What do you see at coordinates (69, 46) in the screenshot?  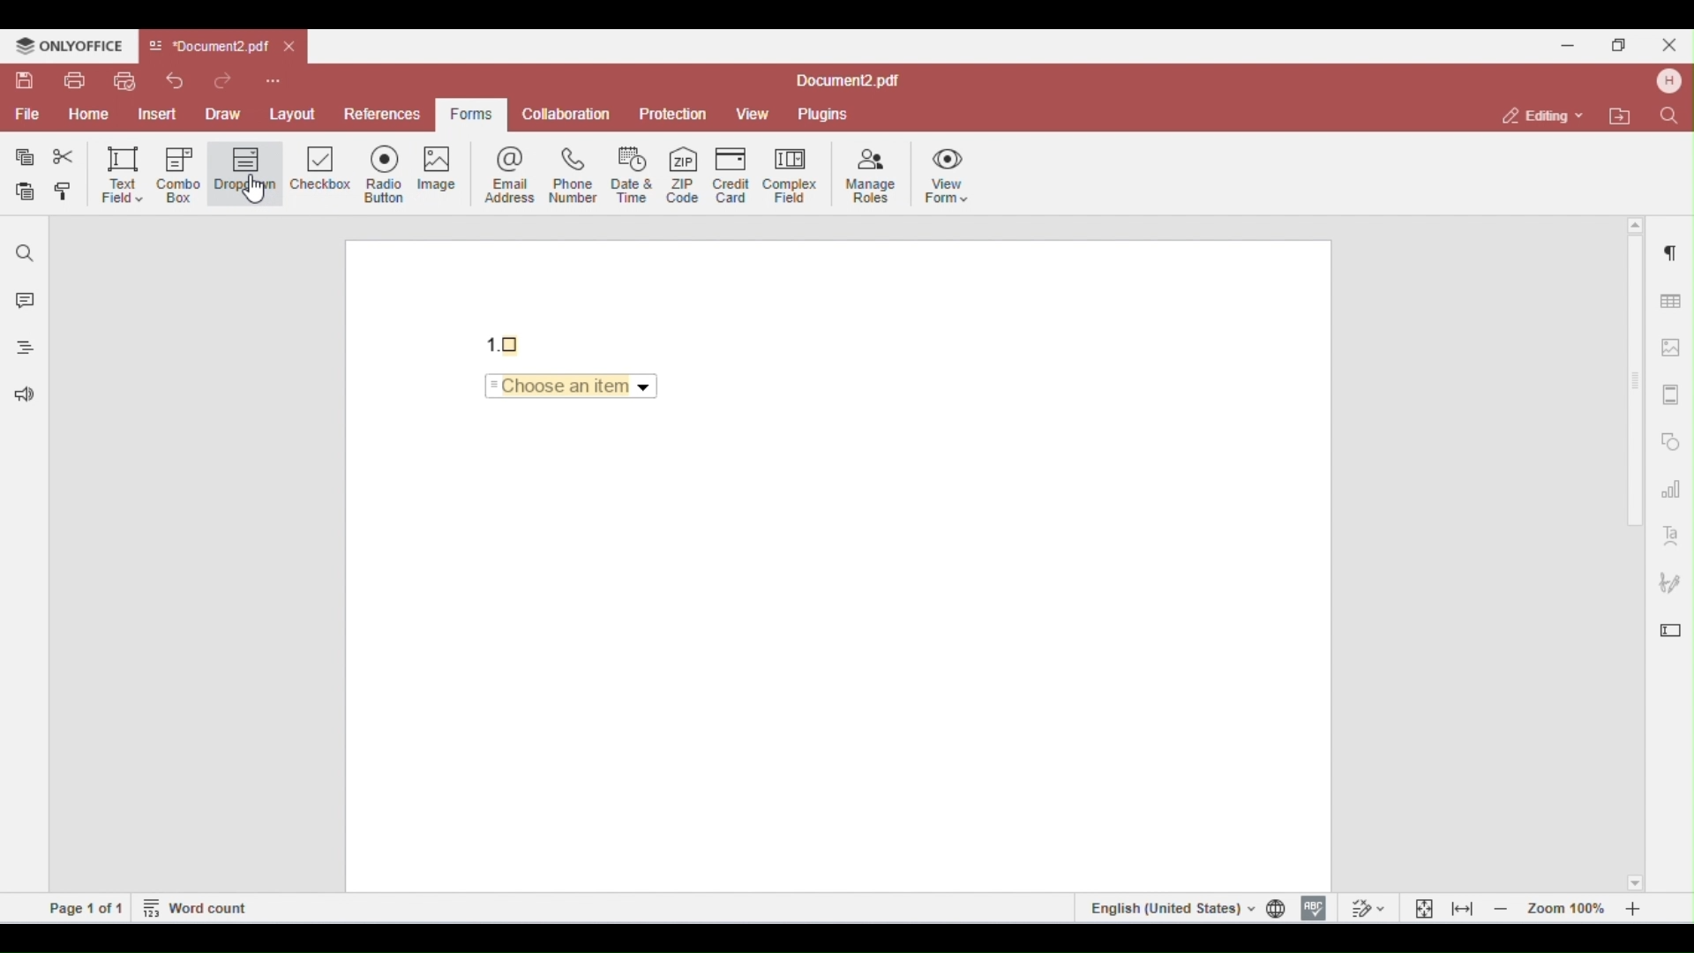 I see `onlyoffice` at bounding box center [69, 46].